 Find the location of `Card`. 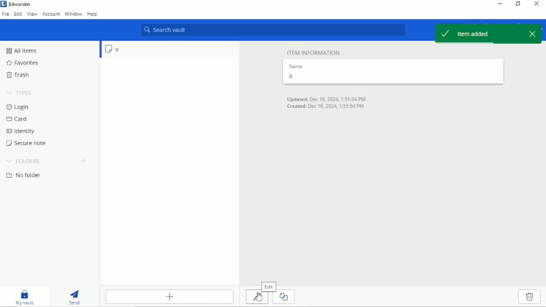

Card is located at coordinates (16, 119).